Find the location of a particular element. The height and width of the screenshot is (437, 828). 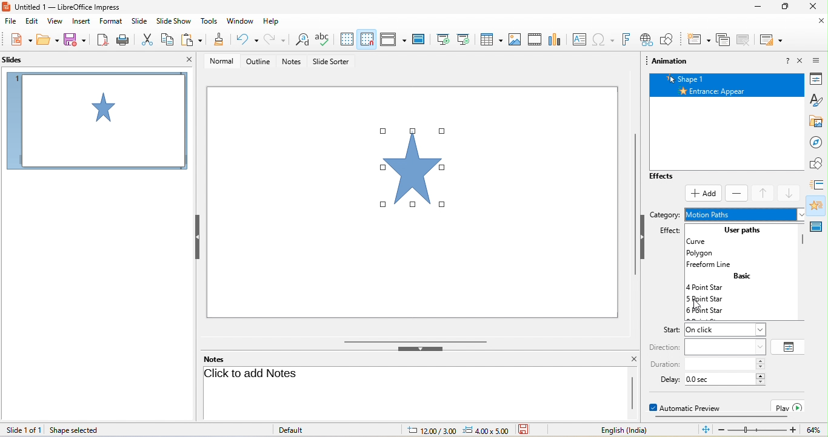

open is located at coordinates (47, 40).